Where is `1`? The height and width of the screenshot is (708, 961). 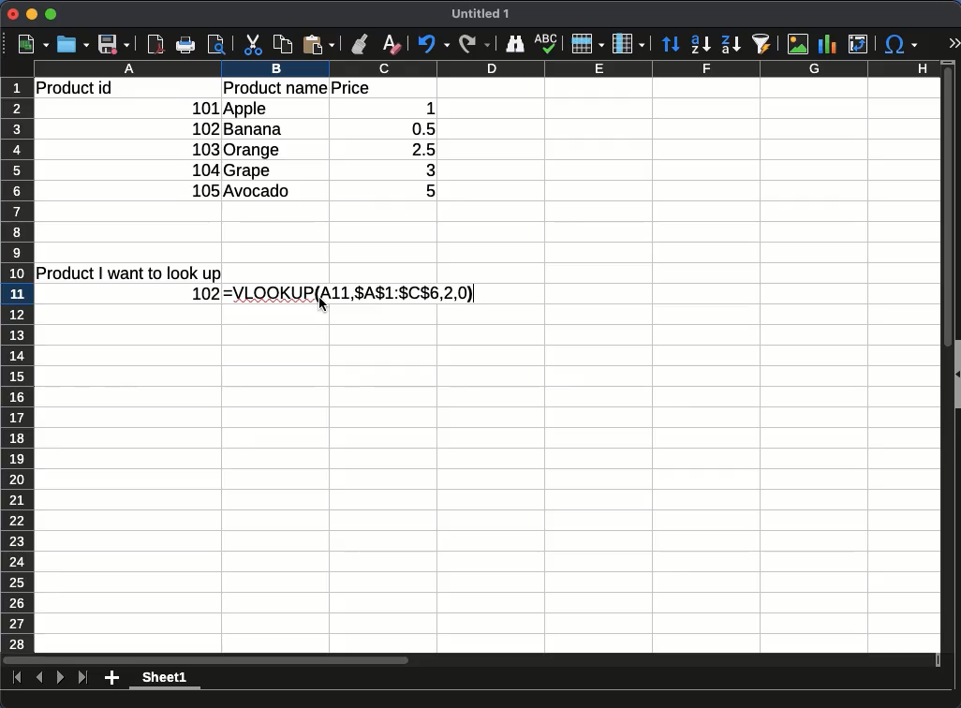 1 is located at coordinates (421, 109).